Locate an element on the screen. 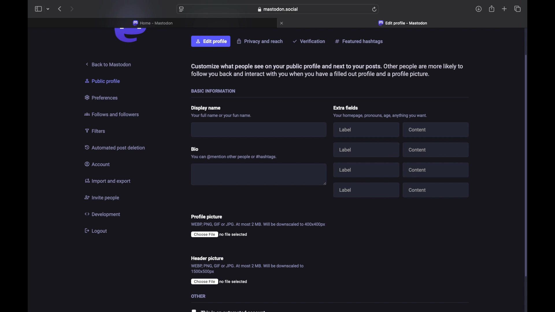  obscured text is located at coordinates (228, 310).